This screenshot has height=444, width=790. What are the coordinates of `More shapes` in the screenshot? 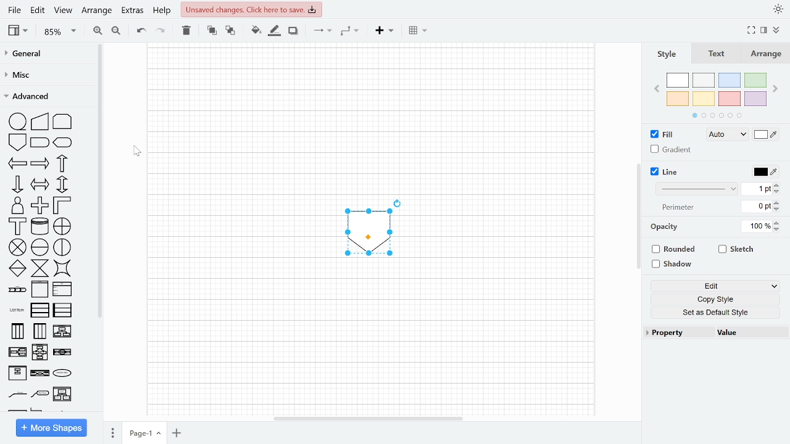 It's located at (51, 427).